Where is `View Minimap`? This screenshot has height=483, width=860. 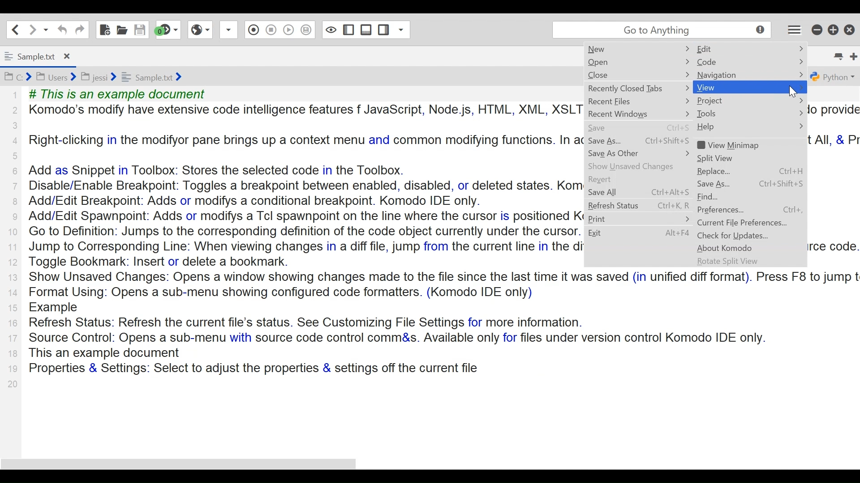
View Minimap is located at coordinates (735, 145).